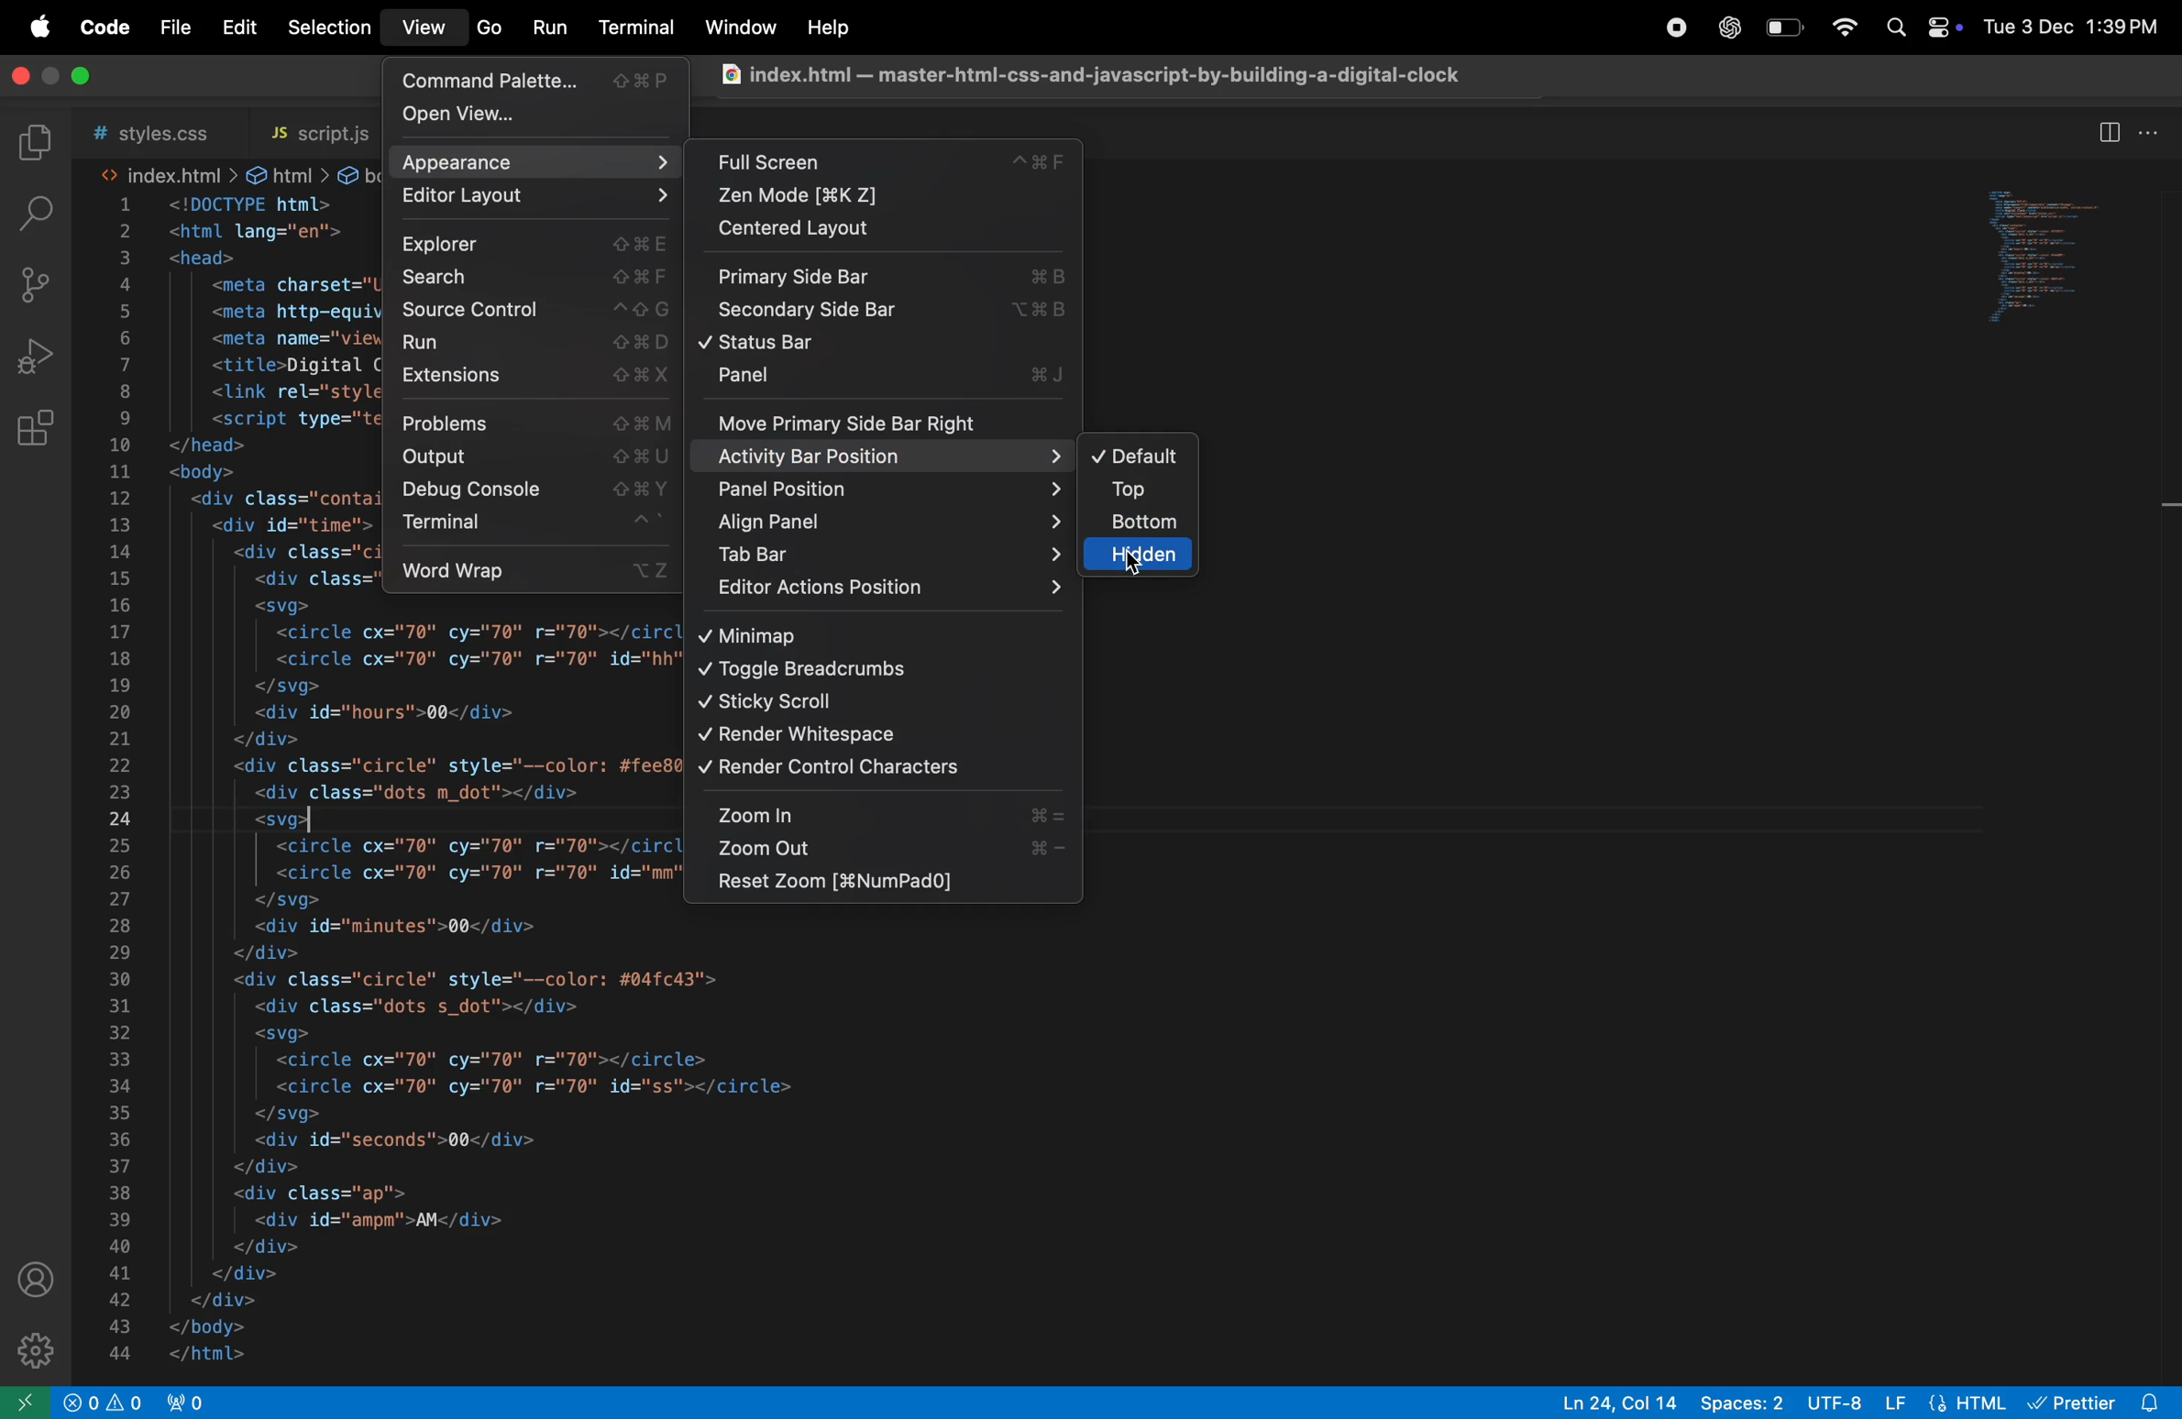  I want to click on problems, so click(531, 423).